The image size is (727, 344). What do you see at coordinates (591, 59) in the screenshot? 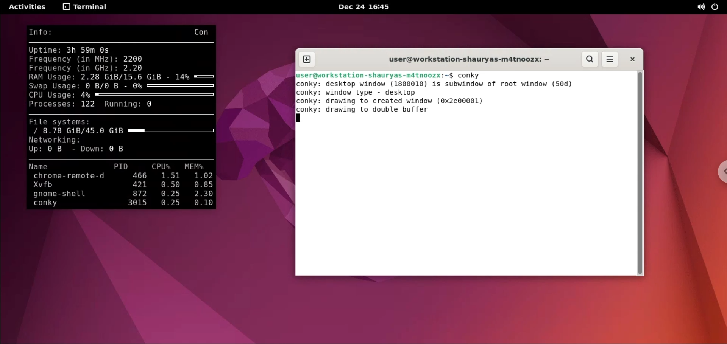
I see `search ` at bounding box center [591, 59].